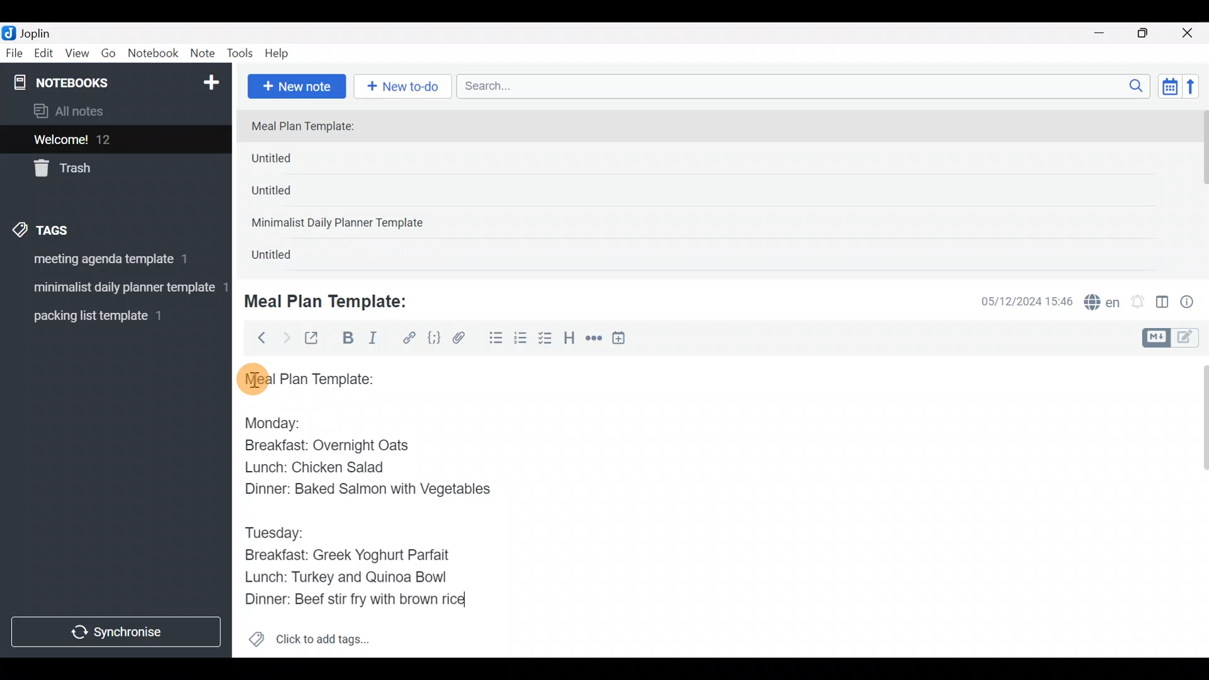  Describe the element at coordinates (305, 377) in the screenshot. I see `Meal plan template` at that location.